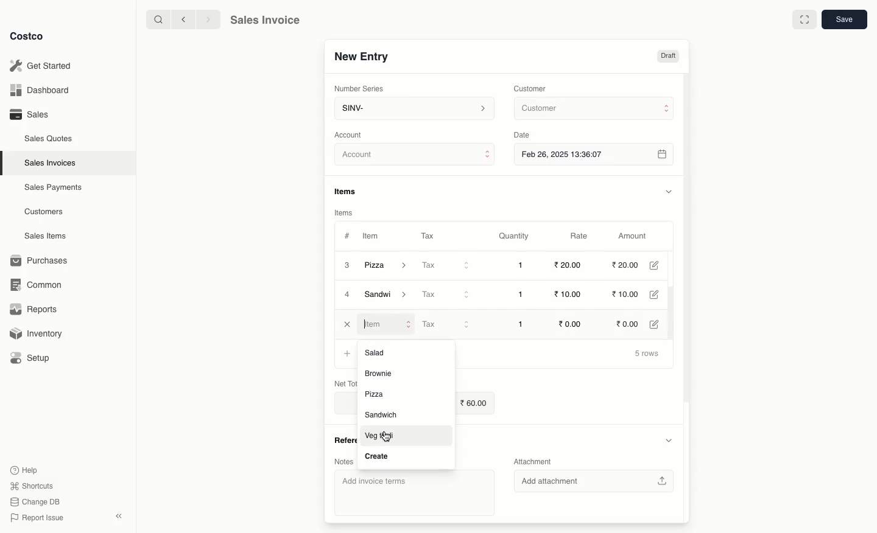 Image resolution: width=877 pixels, height=533 pixels. I want to click on Item, so click(387, 324).